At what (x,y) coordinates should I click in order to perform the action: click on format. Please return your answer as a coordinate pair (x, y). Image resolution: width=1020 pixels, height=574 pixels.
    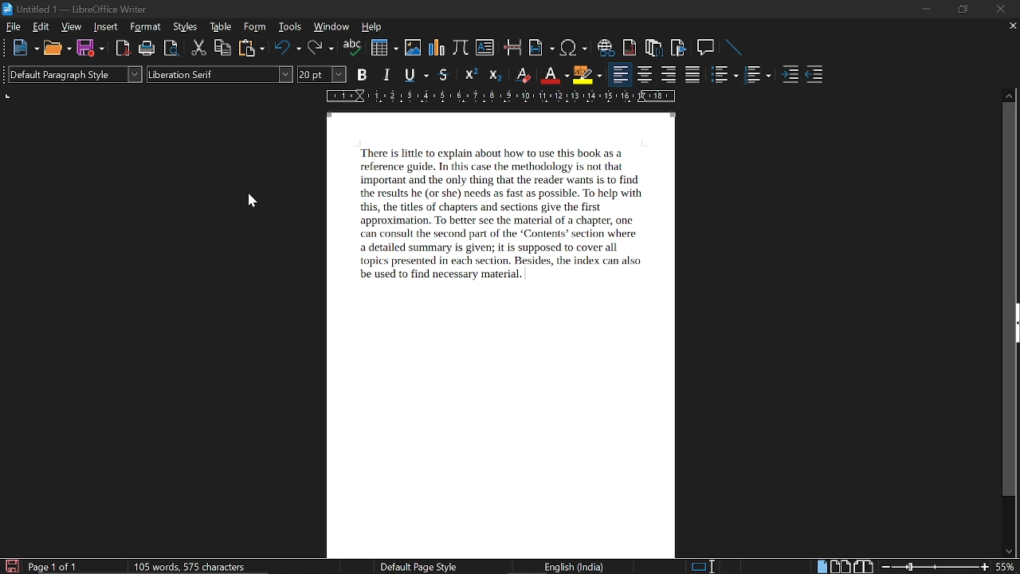
    Looking at the image, I should click on (146, 26).